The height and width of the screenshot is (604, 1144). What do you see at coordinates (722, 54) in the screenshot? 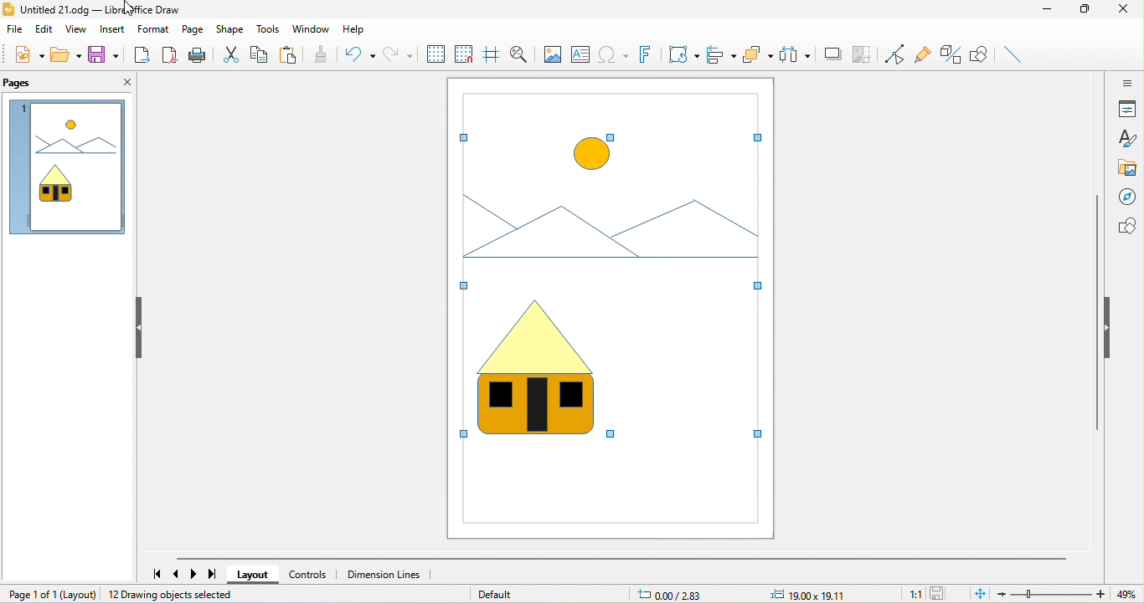
I see `align objects` at bounding box center [722, 54].